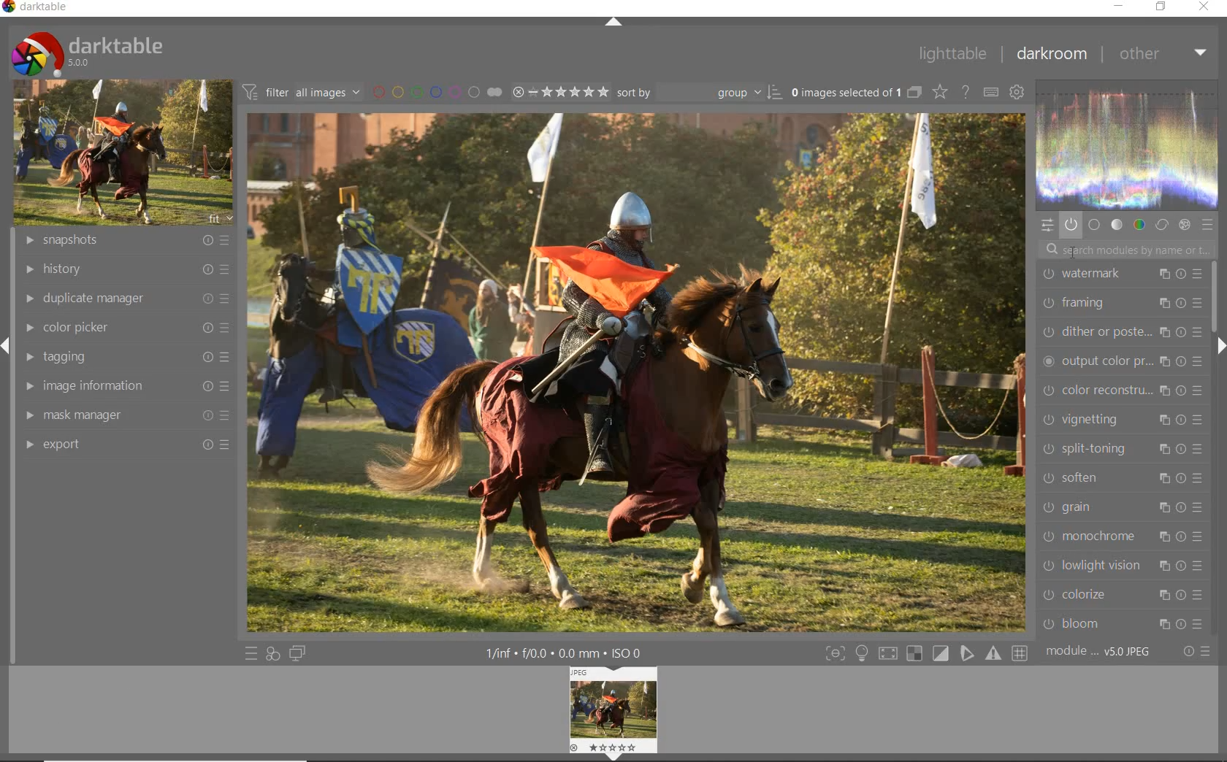  What do you see at coordinates (1208, 226) in the screenshot?
I see `presets` at bounding box center [1208, 226].